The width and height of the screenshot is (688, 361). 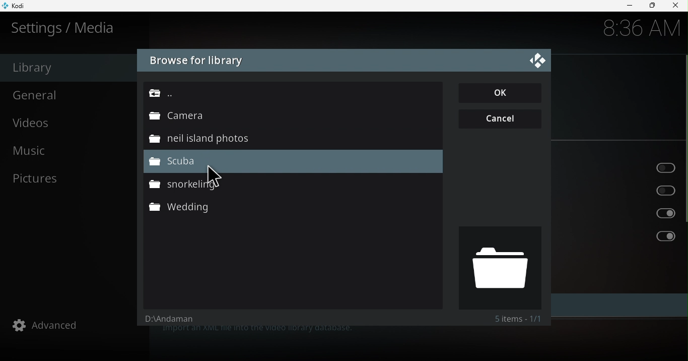 I want to click on Hide progress of library updates, so click(x=621, y=190).